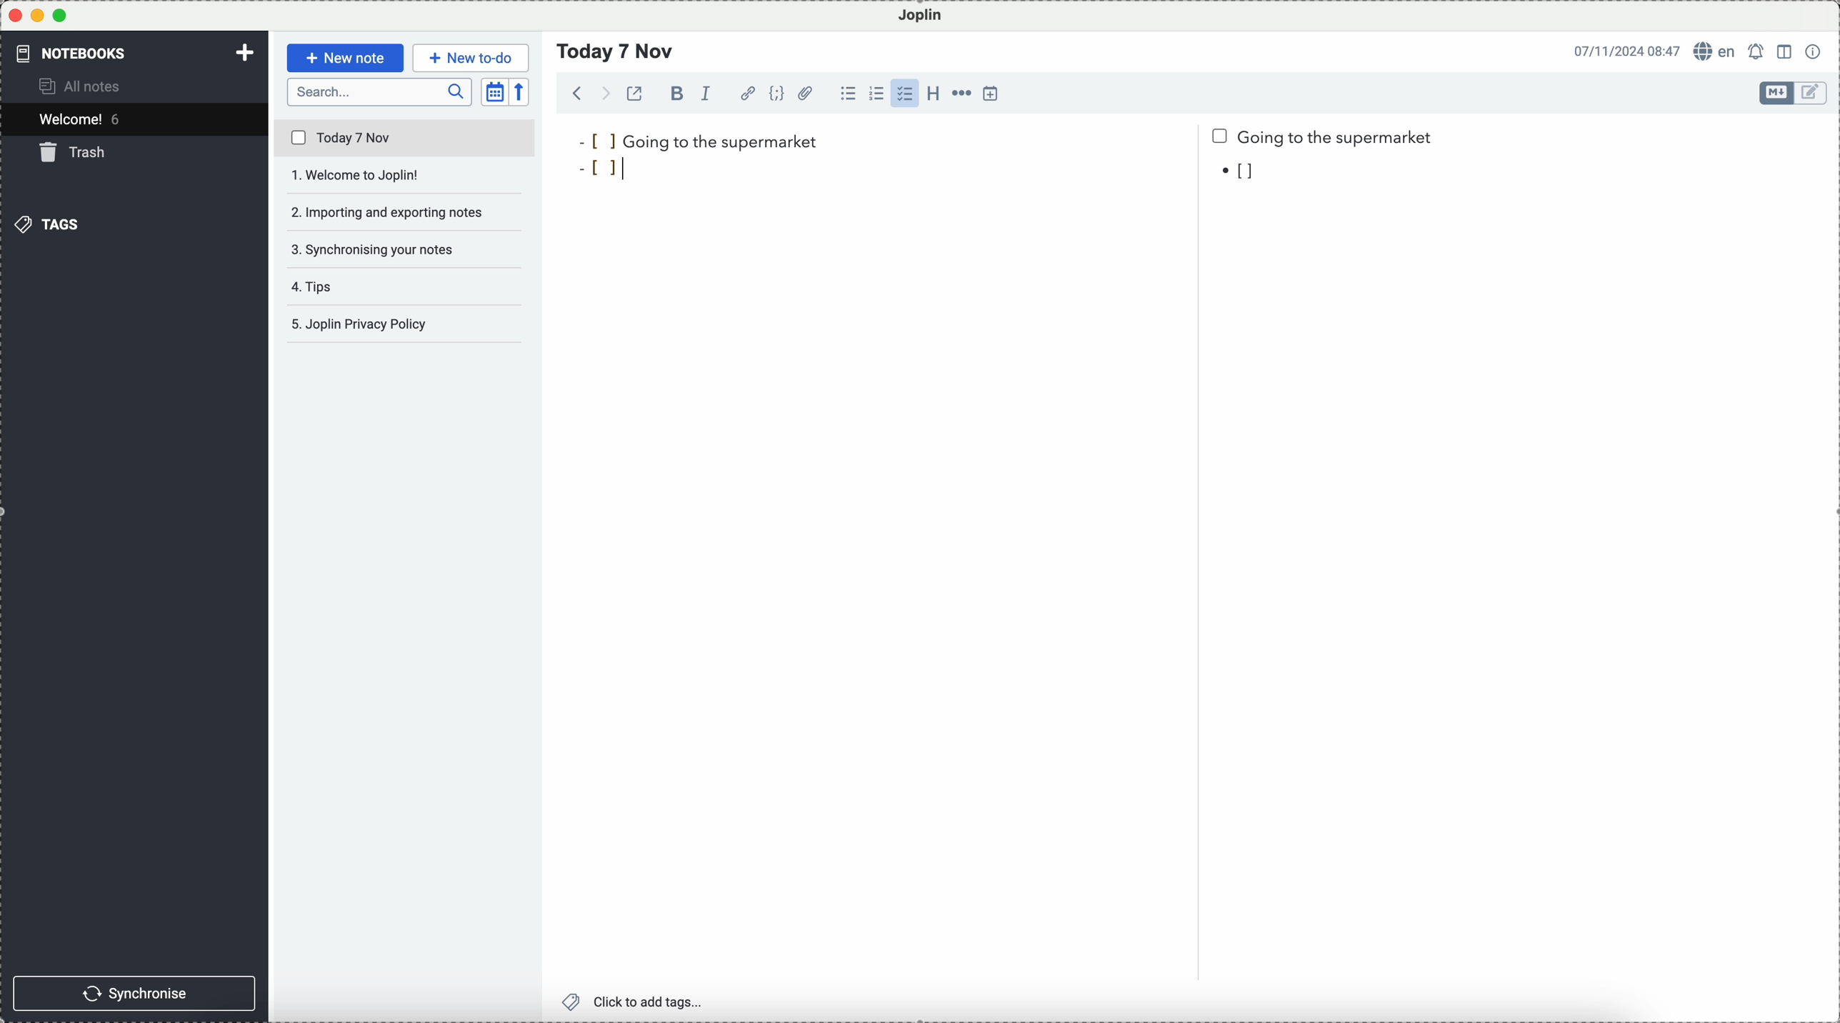  What do you see at coordinates (634, 93) in the screenshot?
I see `toggle external editing` at bounding box center [634, 93].